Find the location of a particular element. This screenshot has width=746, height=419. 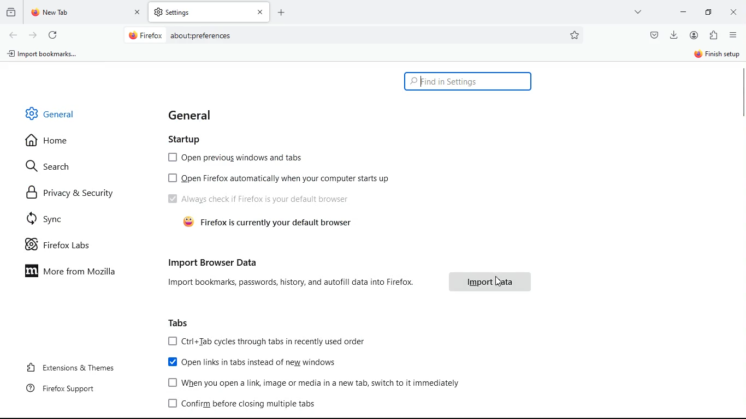

favorites is located at coordinates (575, 35).